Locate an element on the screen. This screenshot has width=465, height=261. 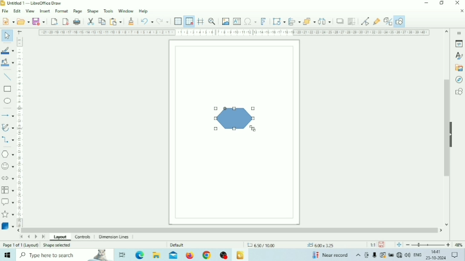
Mail is located at coordinates (173, 255).